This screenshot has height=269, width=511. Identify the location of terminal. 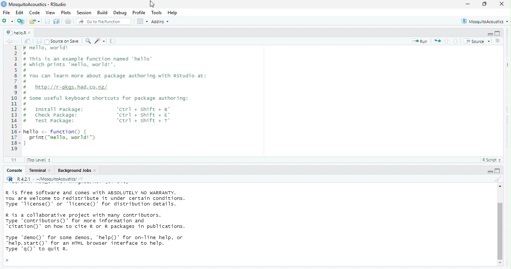
(37, 171).